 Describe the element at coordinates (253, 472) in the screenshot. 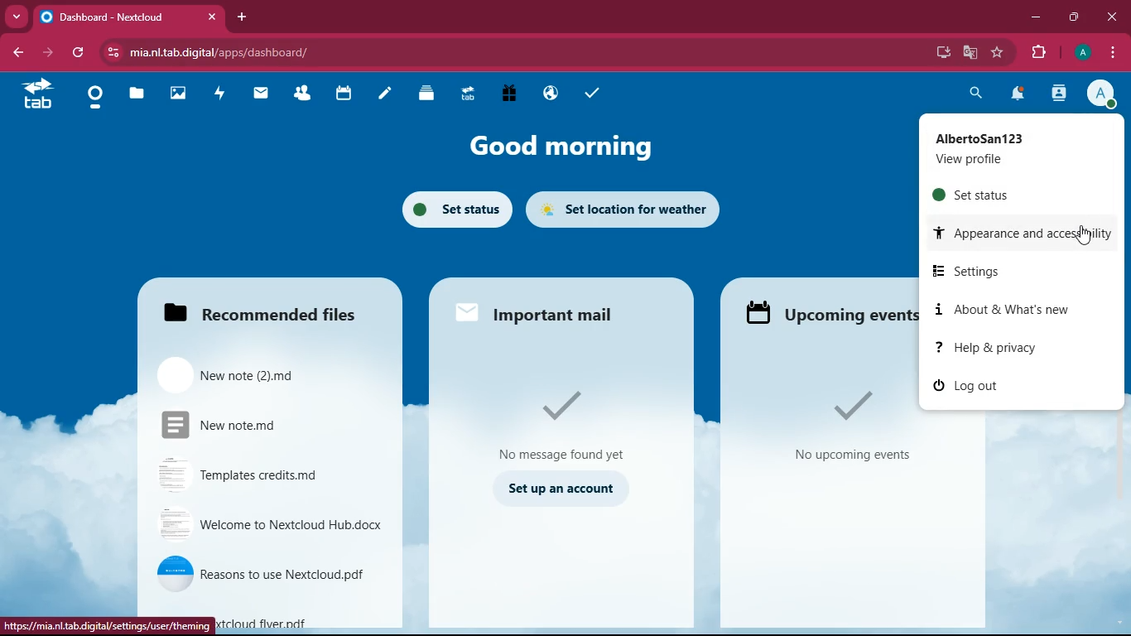

I see `file` at that location.